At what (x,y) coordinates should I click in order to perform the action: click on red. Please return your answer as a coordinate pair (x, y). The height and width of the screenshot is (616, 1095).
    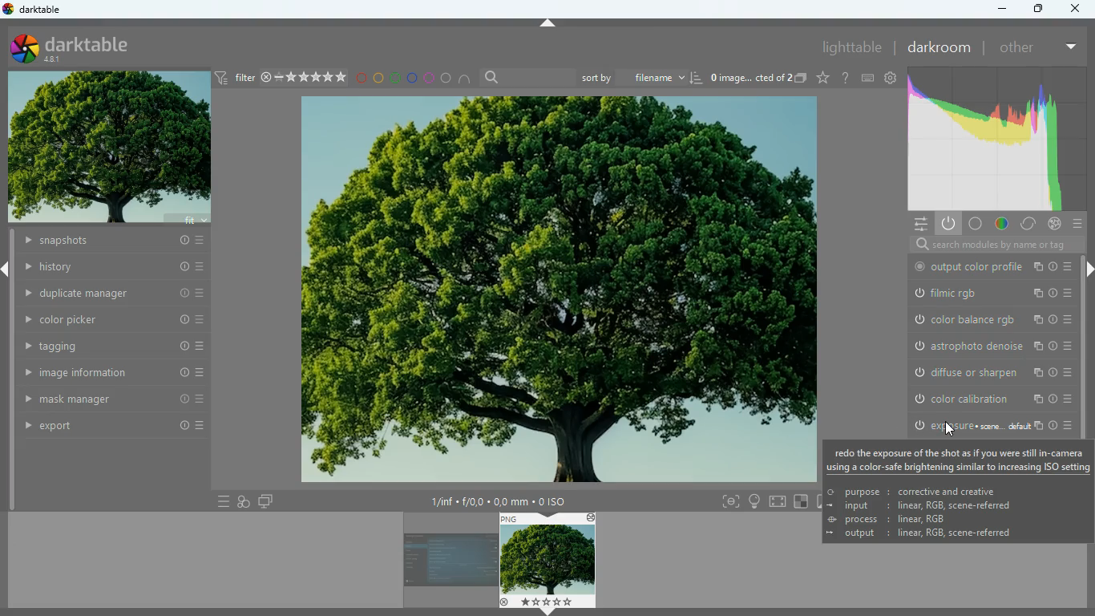
    Looking at the image, I should click on (361, 80).